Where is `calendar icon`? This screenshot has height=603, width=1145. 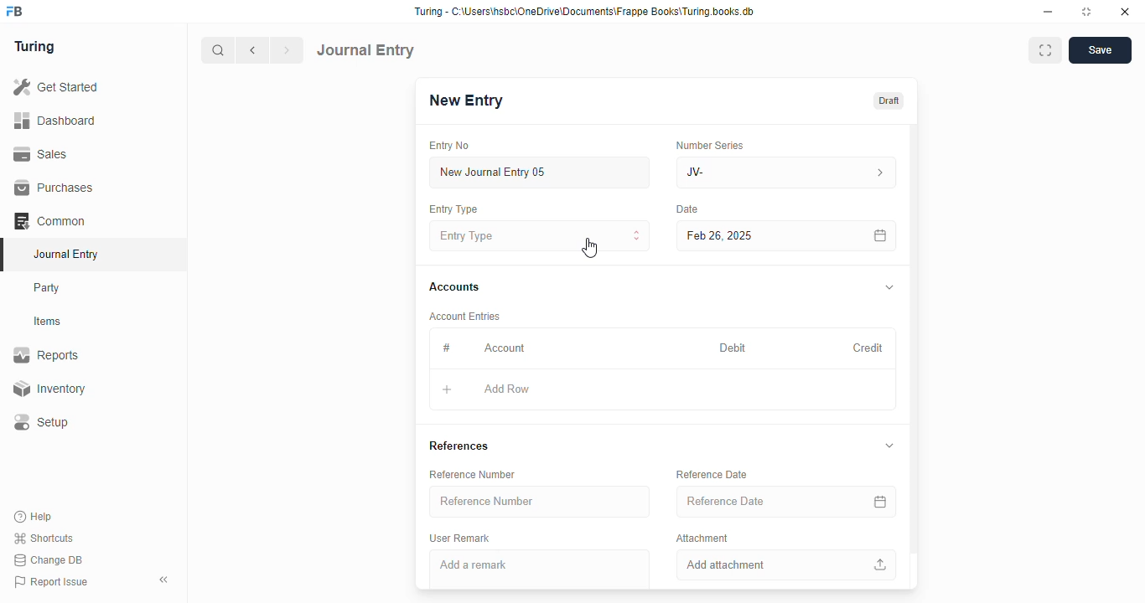
calendar icon is located at coordinates (879, 235).